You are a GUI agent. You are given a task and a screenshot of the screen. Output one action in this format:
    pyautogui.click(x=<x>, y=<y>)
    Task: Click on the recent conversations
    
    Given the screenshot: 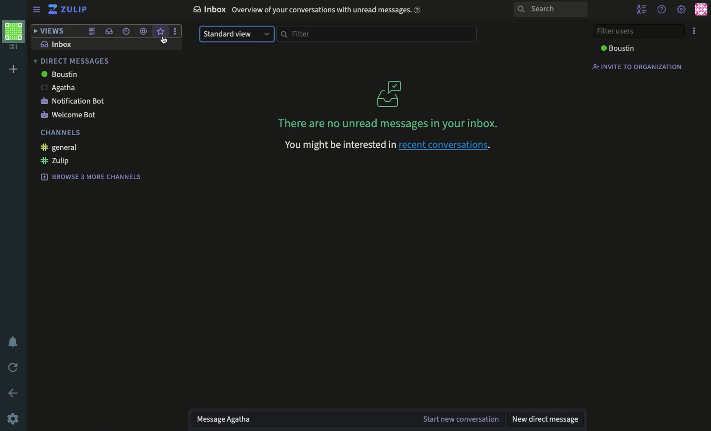 What is the action you would take?
    pyautogui.click(x=126, y=32)
    